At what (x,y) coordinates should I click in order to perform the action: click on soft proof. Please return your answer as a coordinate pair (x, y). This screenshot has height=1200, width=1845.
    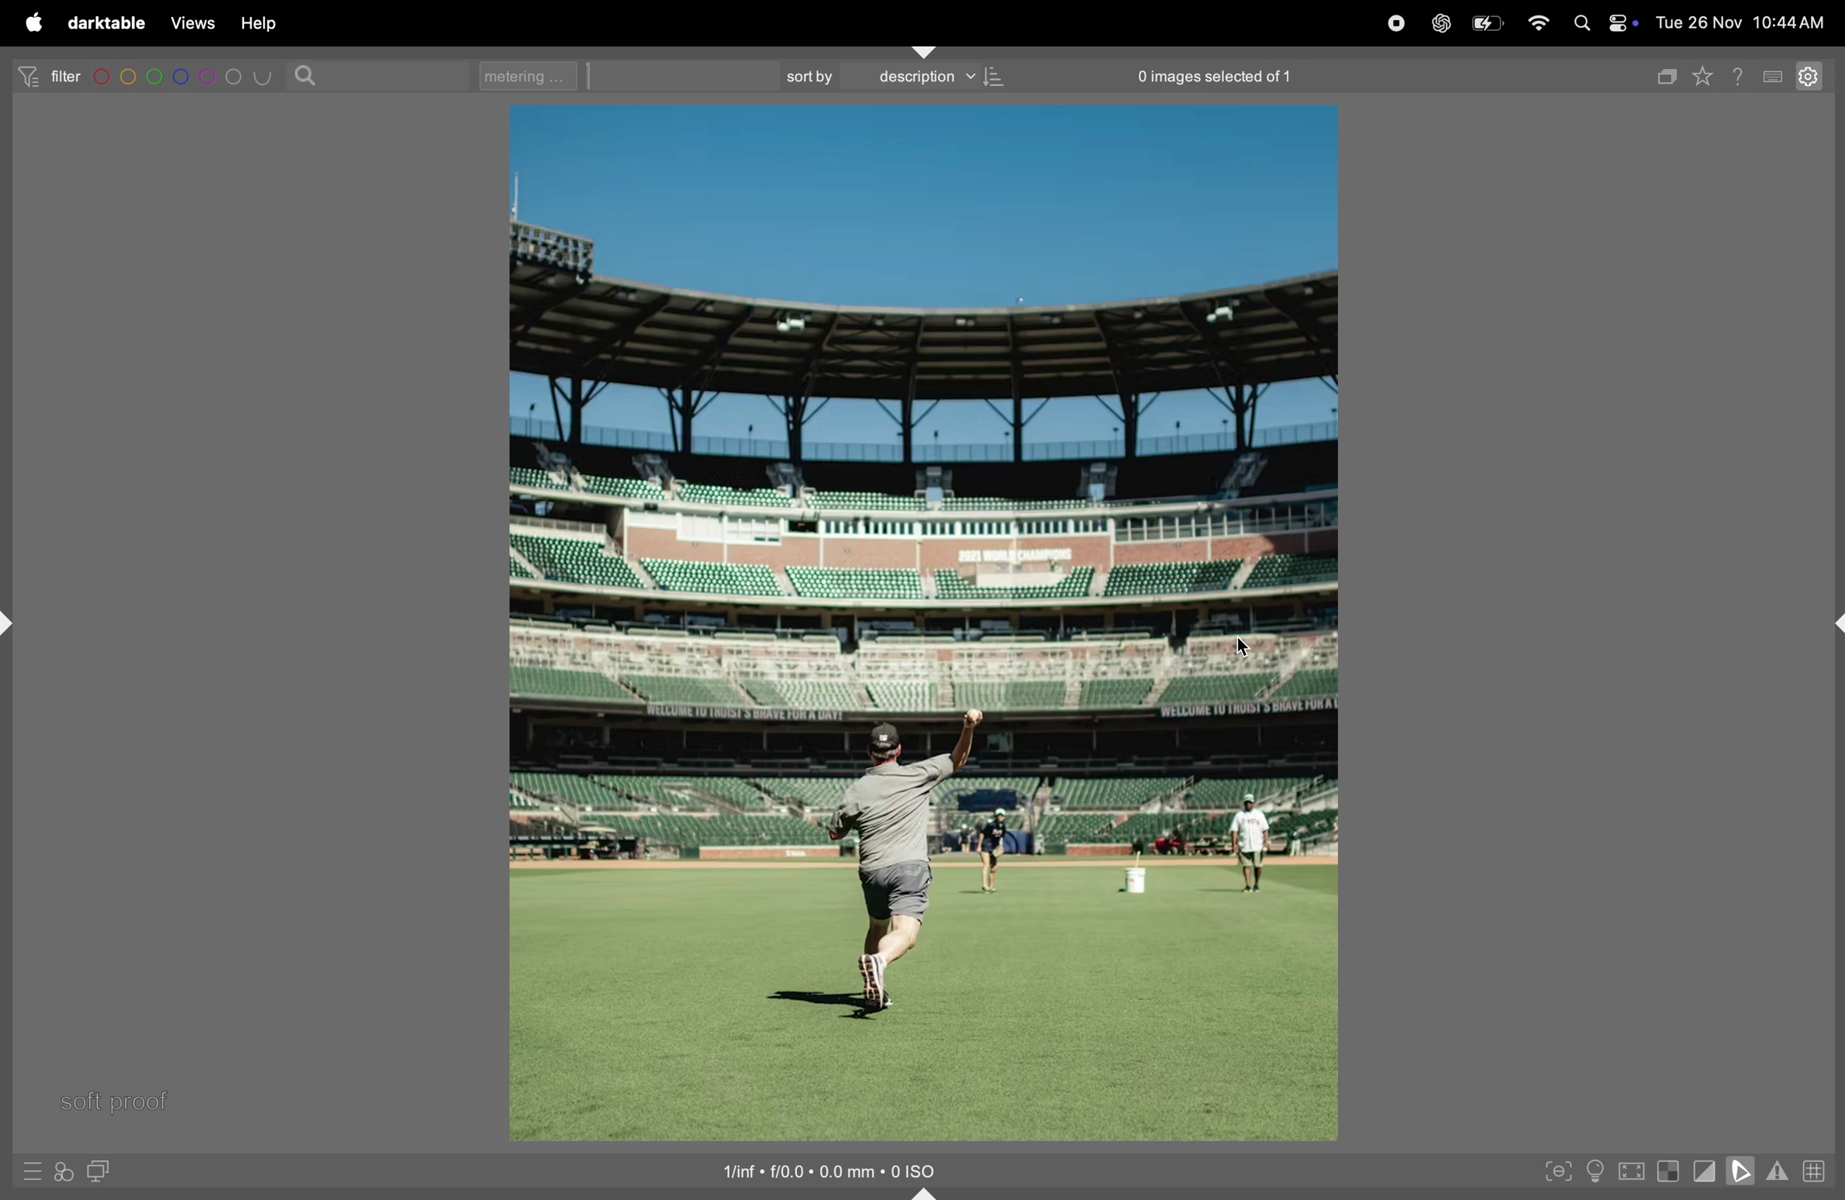
    Looking at the image, I should click on (136, 1104).